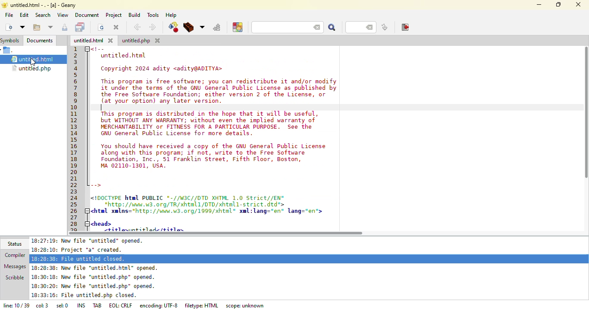  What do you see at coordinates (404, 27) in the screenshot?
I see `exit` at bounding box center [404, 27].